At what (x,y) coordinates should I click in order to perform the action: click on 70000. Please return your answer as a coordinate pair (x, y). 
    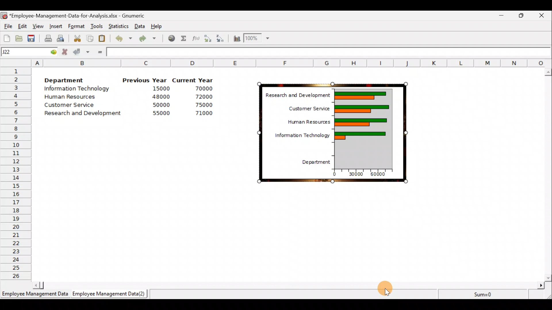
    Looking at the image, I should click on (204, 88).